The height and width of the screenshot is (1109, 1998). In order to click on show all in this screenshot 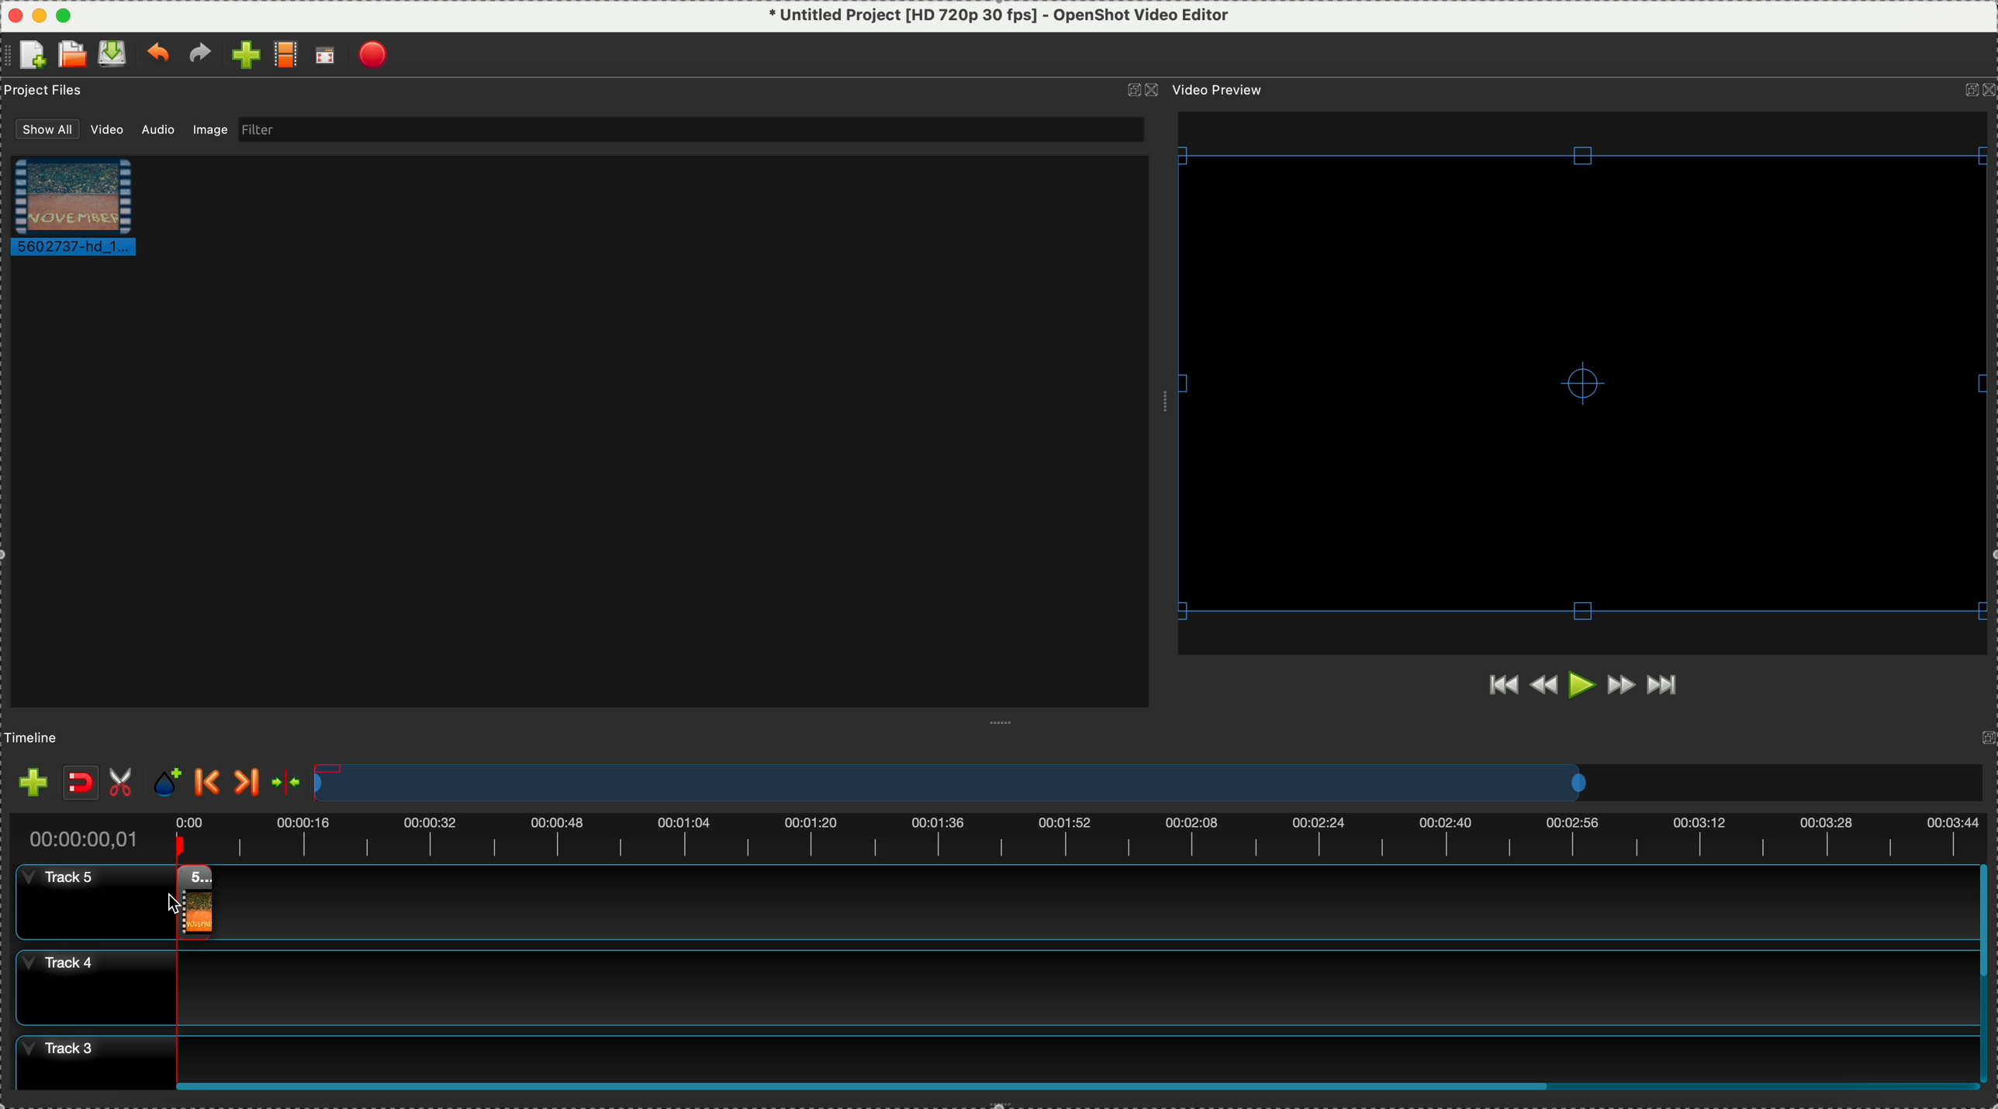, I will do `click(41, 128)`.